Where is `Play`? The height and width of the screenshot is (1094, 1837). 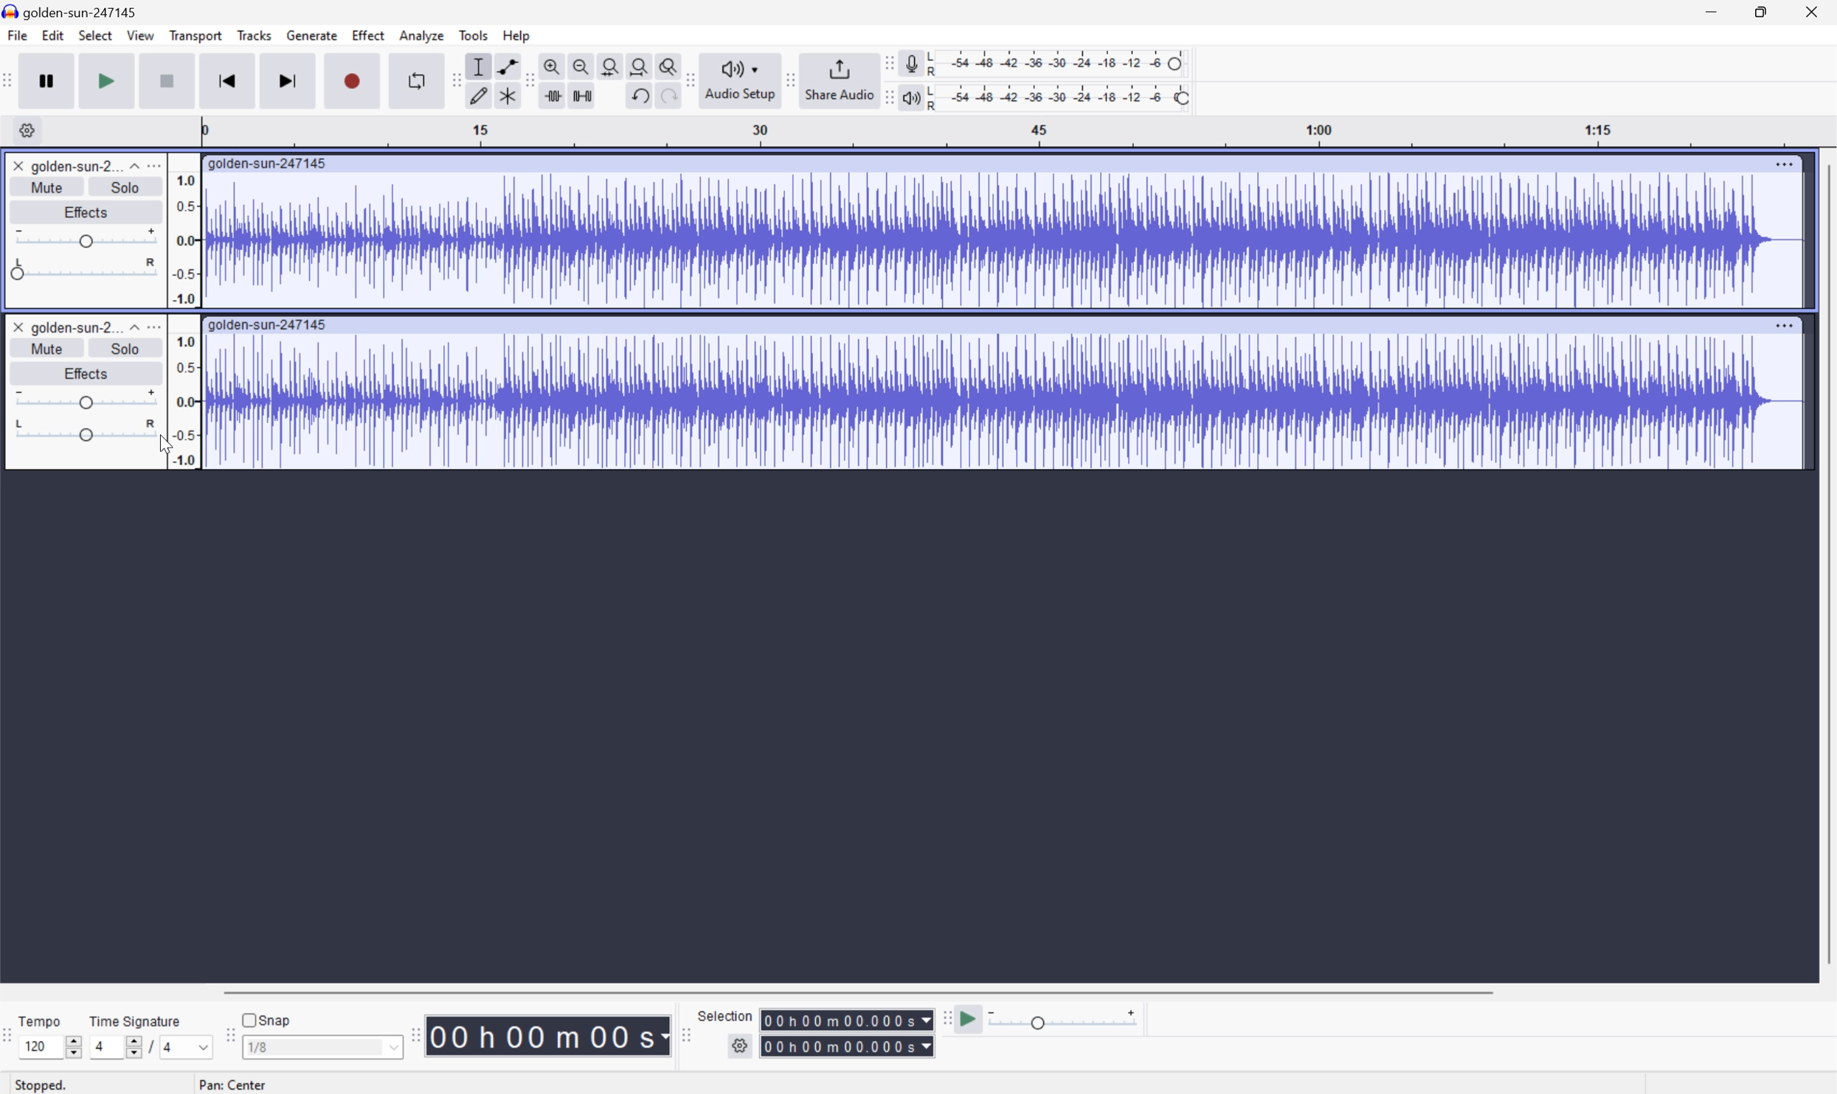 Play is located at coordinates (111, 81).